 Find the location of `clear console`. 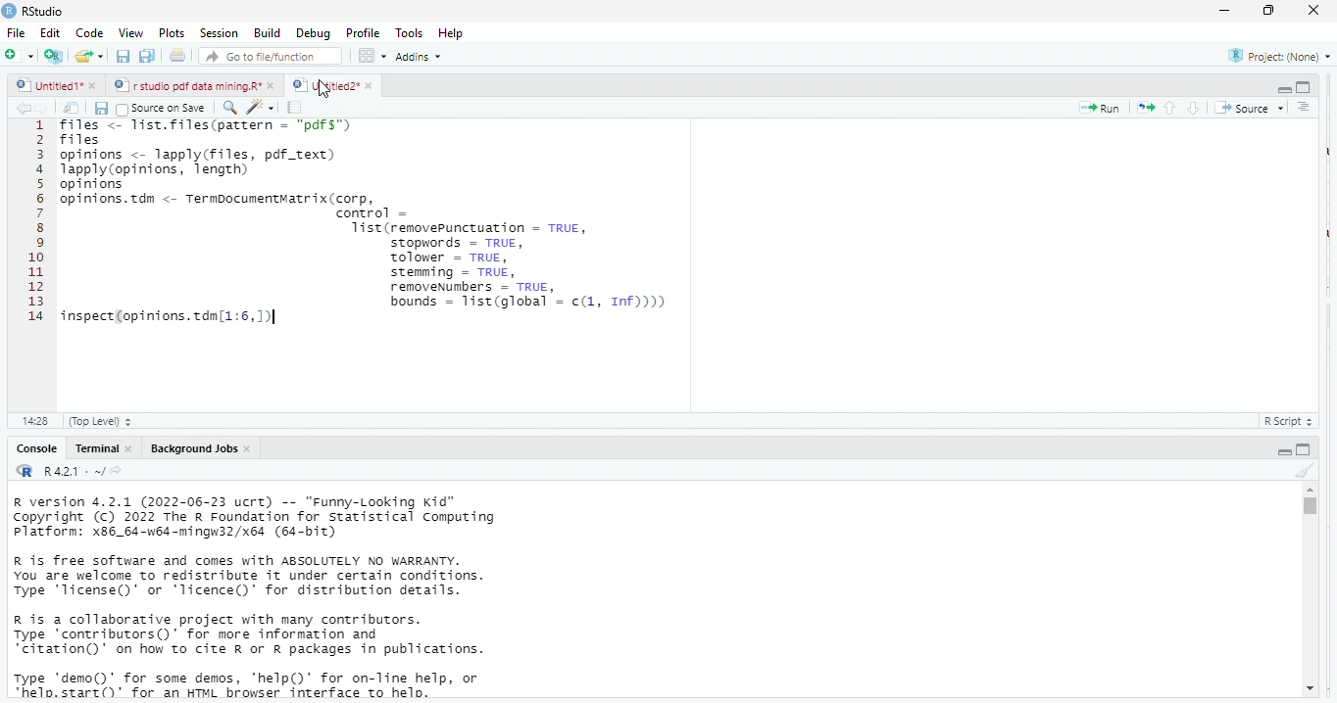

clear console is located at coordinates (1304, 468).